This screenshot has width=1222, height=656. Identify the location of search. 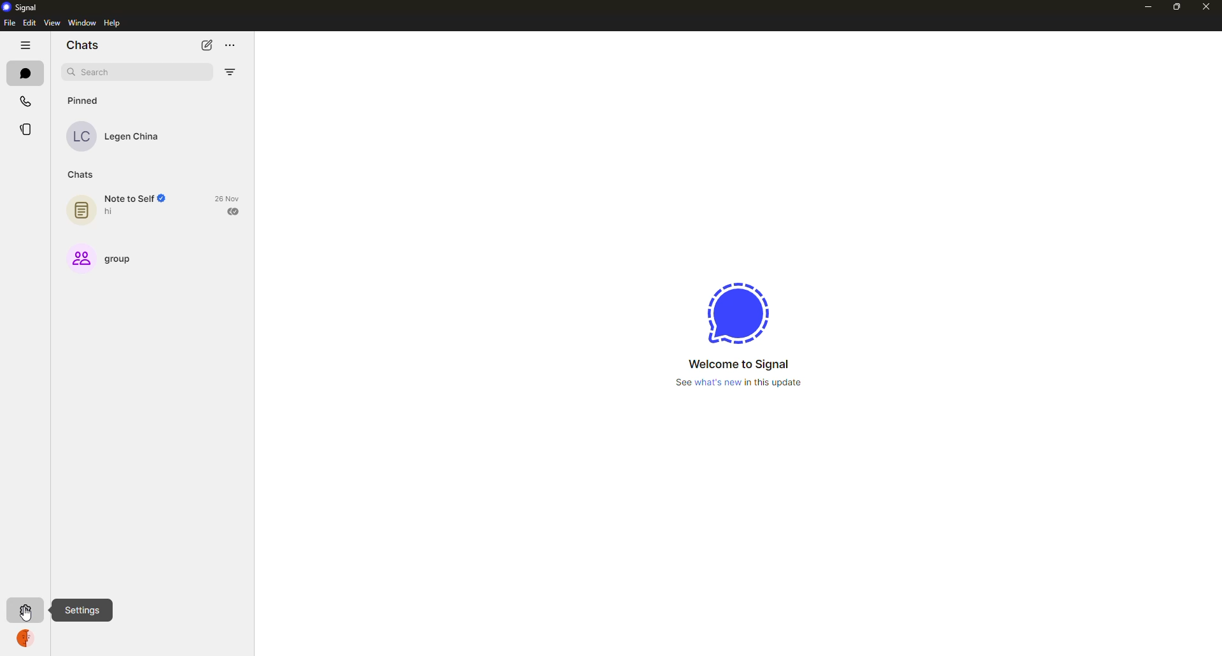
(98, 73).